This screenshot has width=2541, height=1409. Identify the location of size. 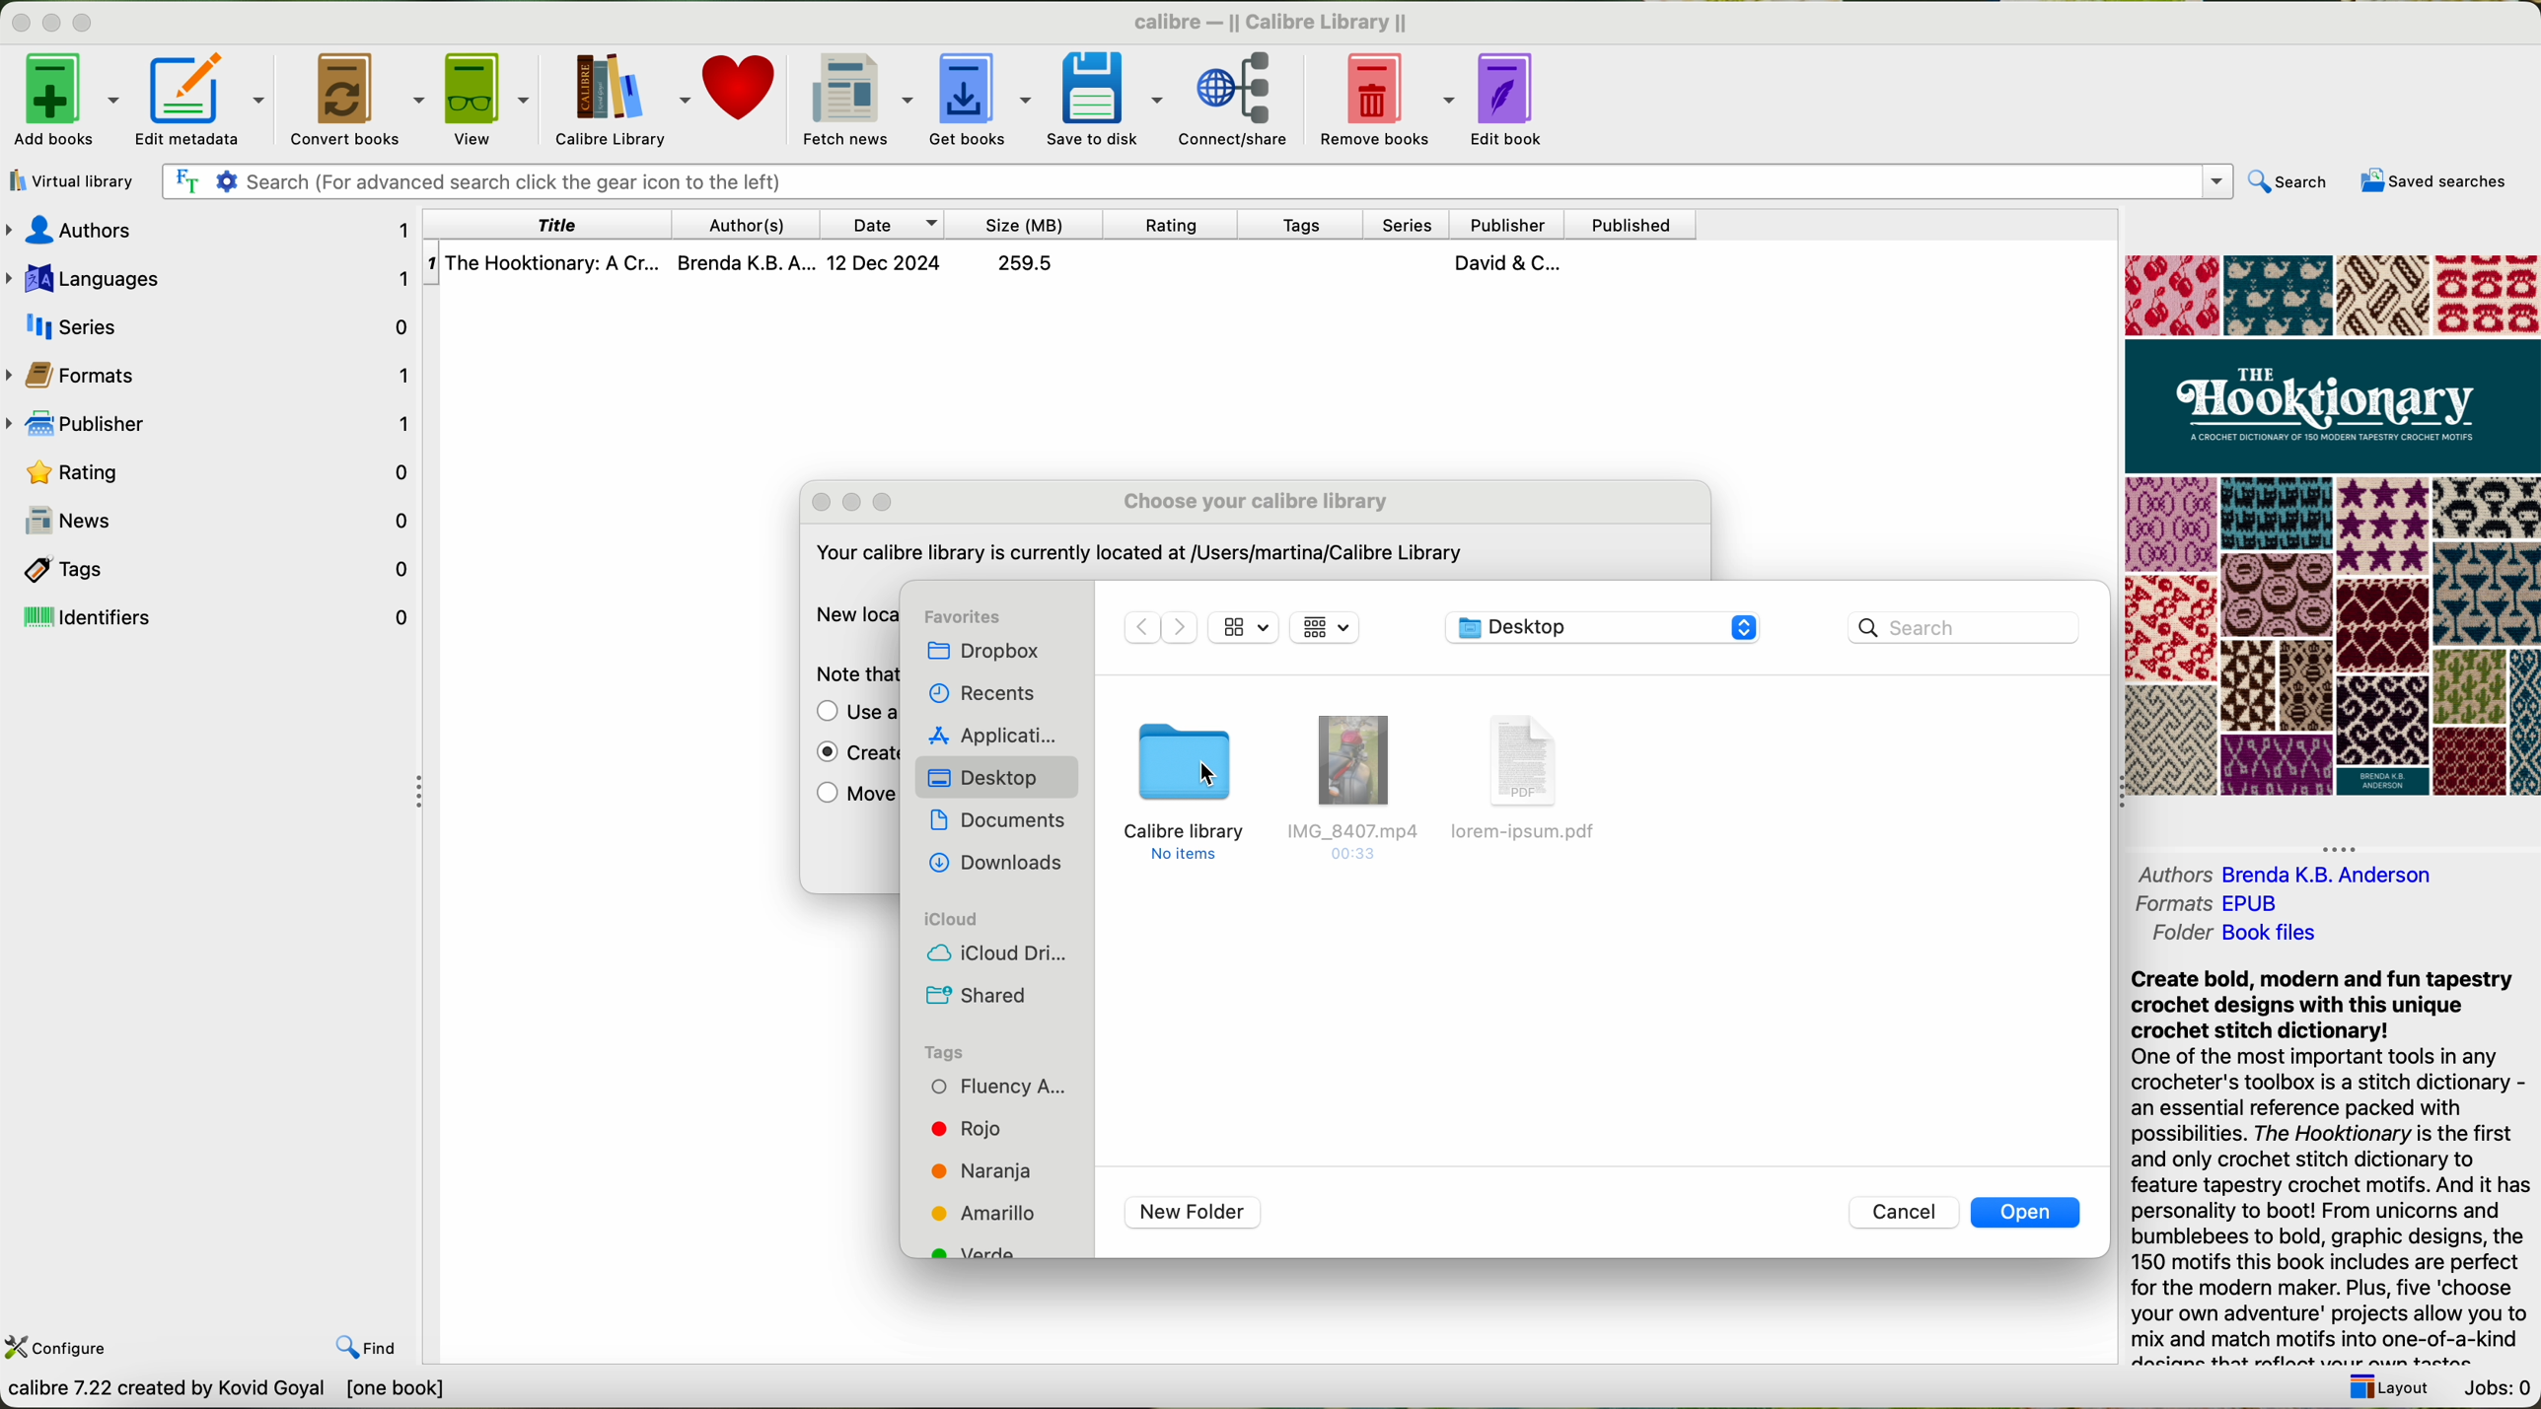
(1031, 224).